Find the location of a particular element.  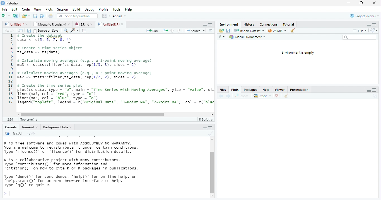

Presentation is located at coordinates (299, 90).